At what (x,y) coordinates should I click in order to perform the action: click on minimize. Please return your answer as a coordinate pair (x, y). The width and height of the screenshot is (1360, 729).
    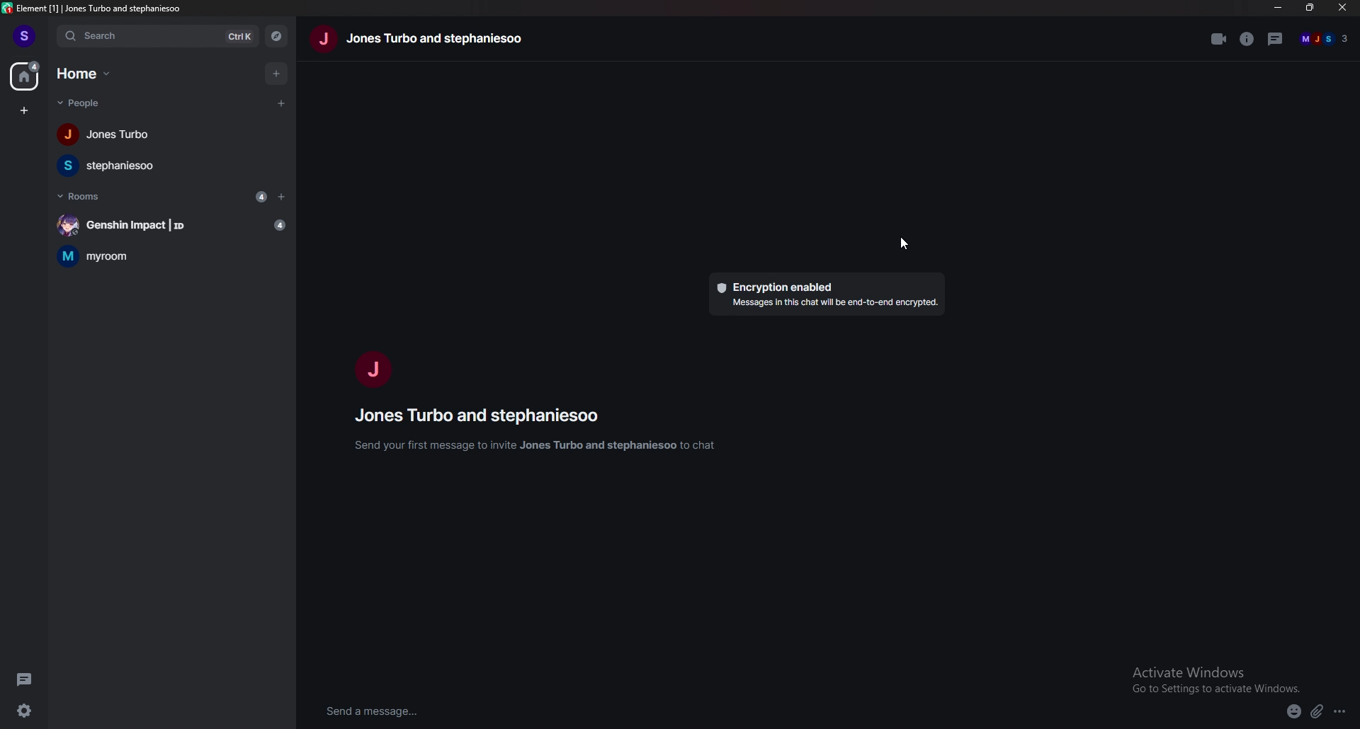
    Looking at the image, I should click on (1279, 7).